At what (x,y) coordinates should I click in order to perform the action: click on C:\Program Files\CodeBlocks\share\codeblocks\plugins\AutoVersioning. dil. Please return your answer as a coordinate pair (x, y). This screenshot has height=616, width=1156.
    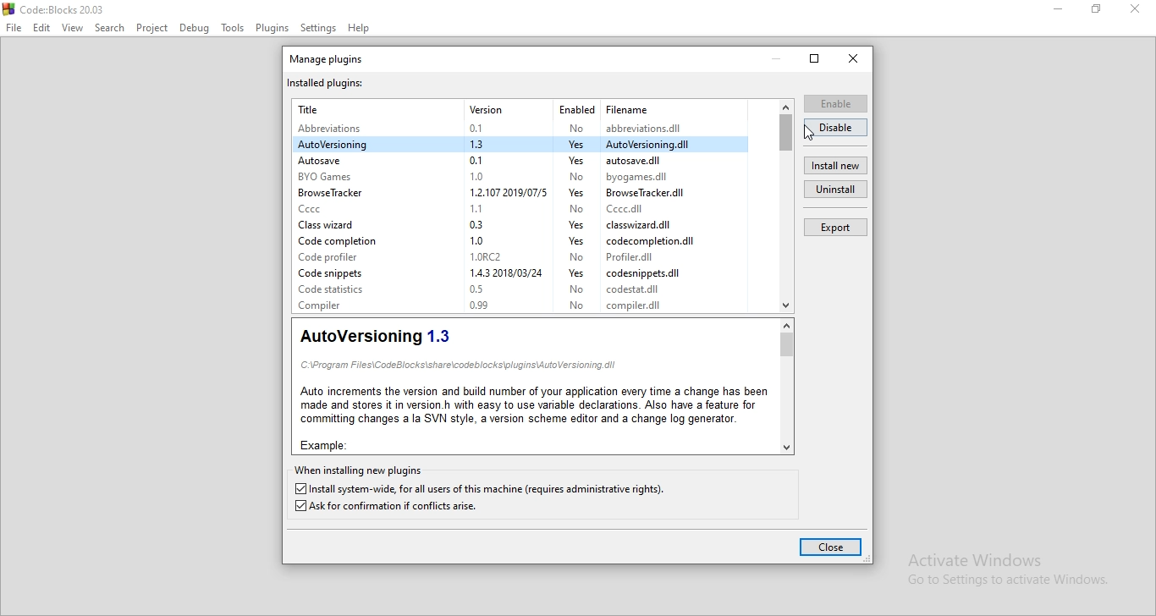
    Looking at the image, I should click on (459, 366).